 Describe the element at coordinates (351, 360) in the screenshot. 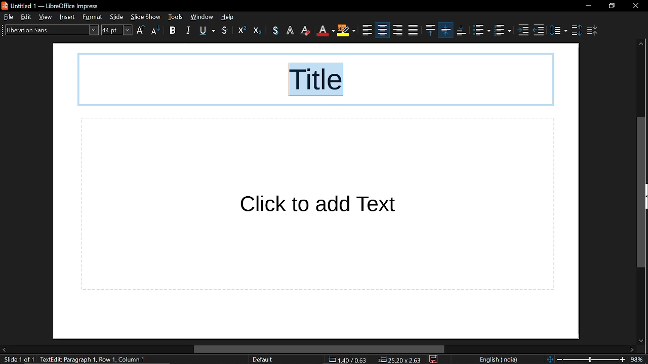

I see `cursor co-ordinate` at that location.